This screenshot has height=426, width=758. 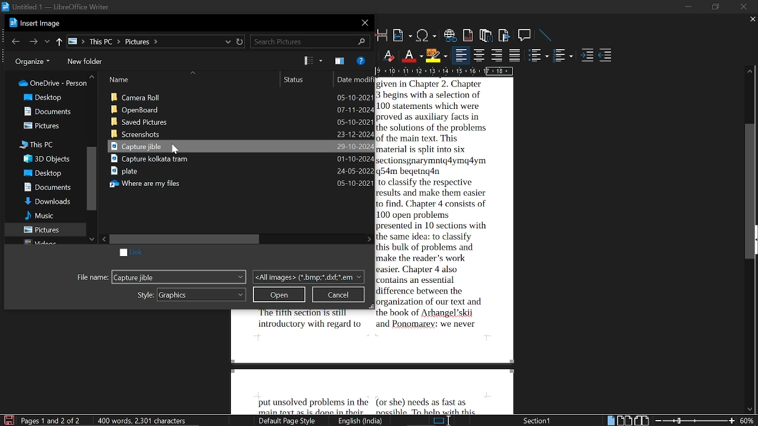 I want to click on previous location, so click(x=47, y=41).